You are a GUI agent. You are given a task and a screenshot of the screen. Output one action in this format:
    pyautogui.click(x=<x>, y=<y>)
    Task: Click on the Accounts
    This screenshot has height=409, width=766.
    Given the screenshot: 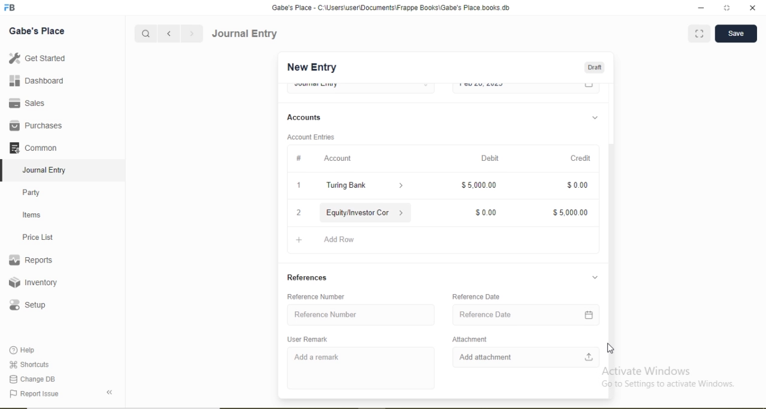 What is the action you would take?
    pyautogui.click(x=304, y=117)
    